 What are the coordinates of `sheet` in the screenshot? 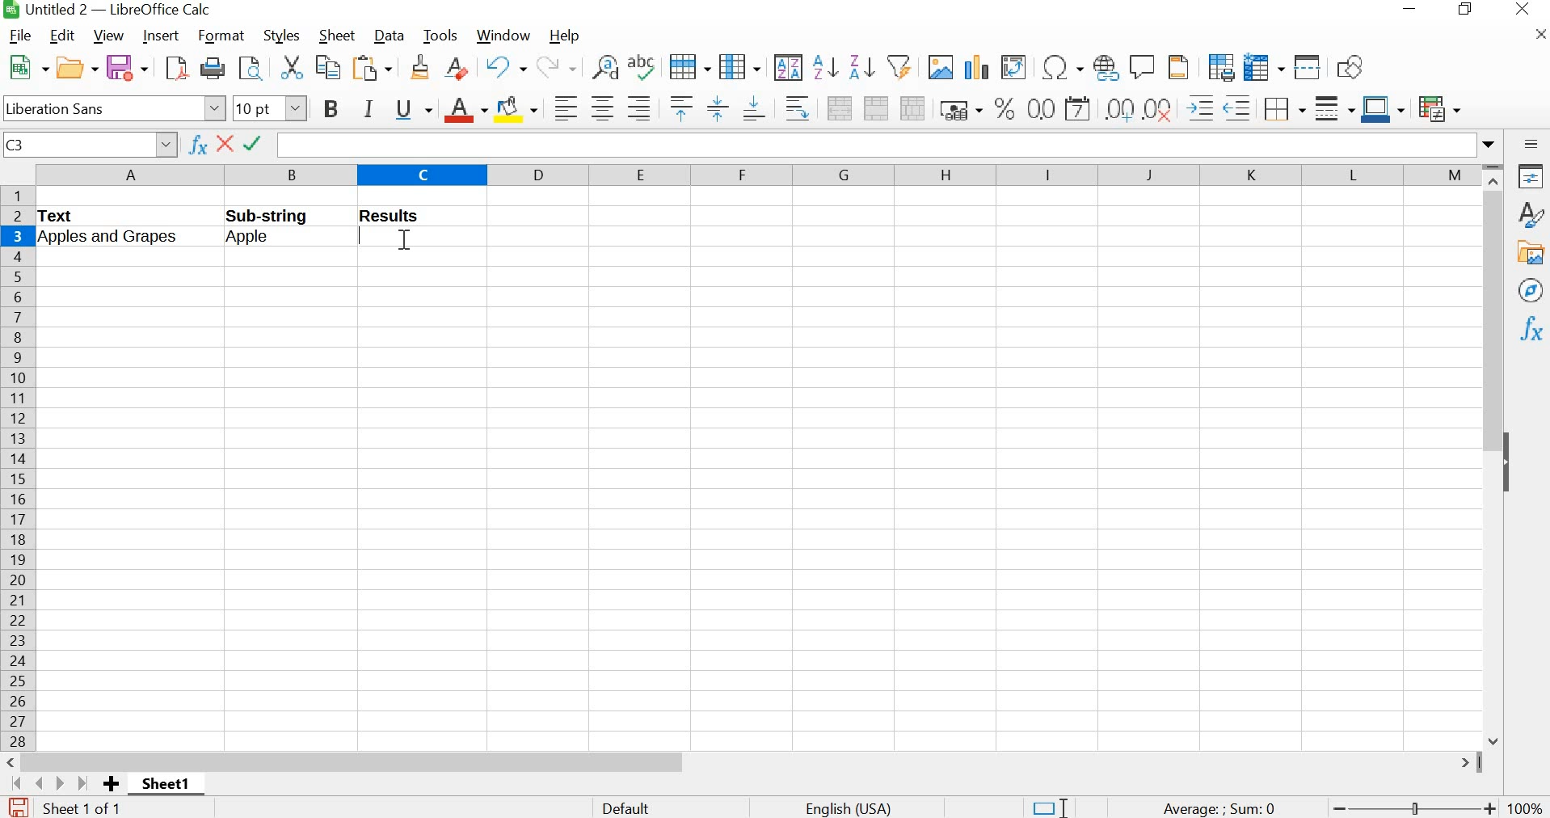 It's located at (335, 36).